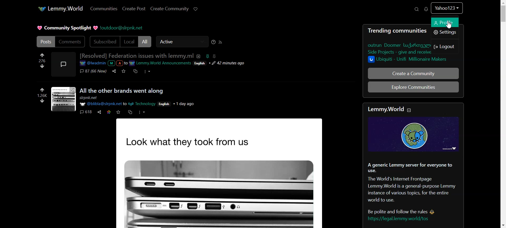  What do you see at coordinates (39, 96) in the screenshot?
I see `1.26k` at bounding box center [39, 96].